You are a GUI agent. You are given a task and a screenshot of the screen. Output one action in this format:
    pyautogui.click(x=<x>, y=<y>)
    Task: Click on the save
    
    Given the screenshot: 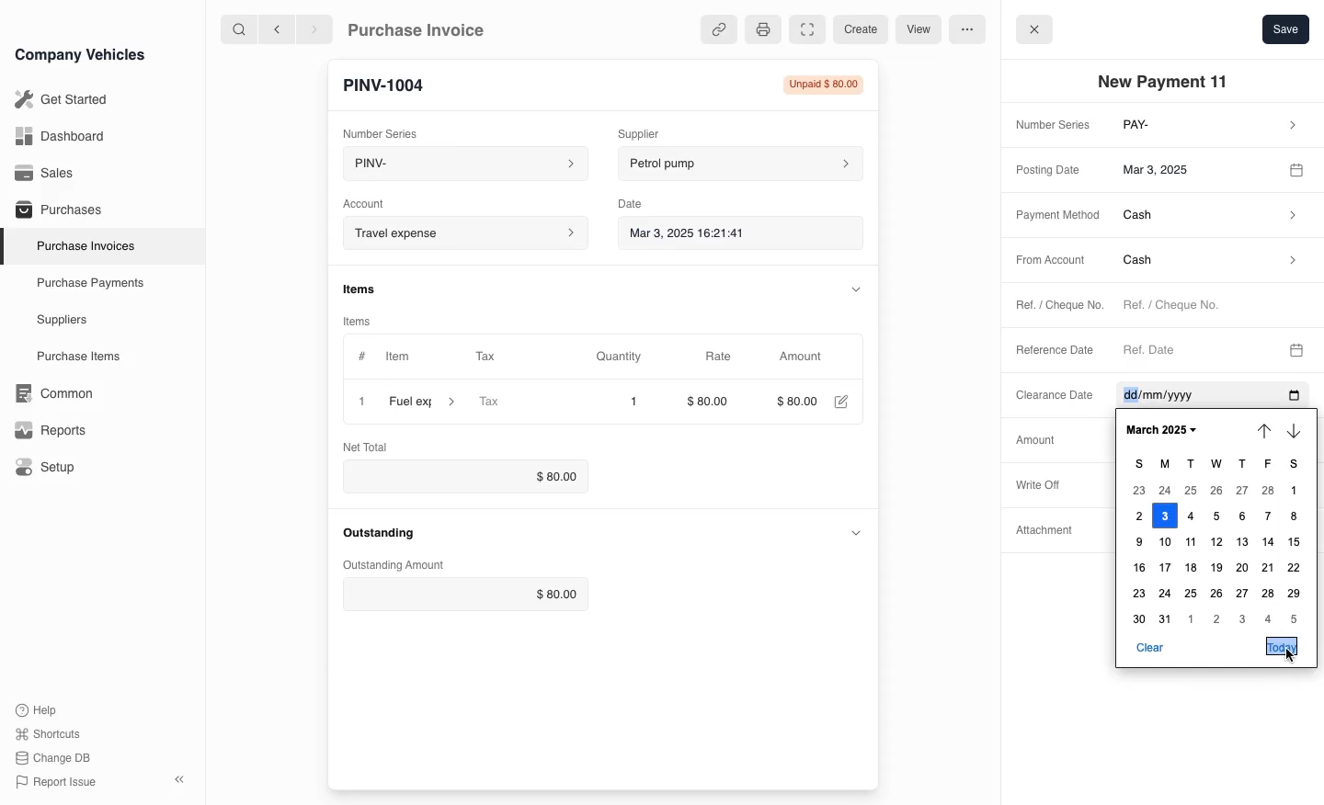 What is the action you would take?
    pyautogui.click(x=1285, y=28)
    